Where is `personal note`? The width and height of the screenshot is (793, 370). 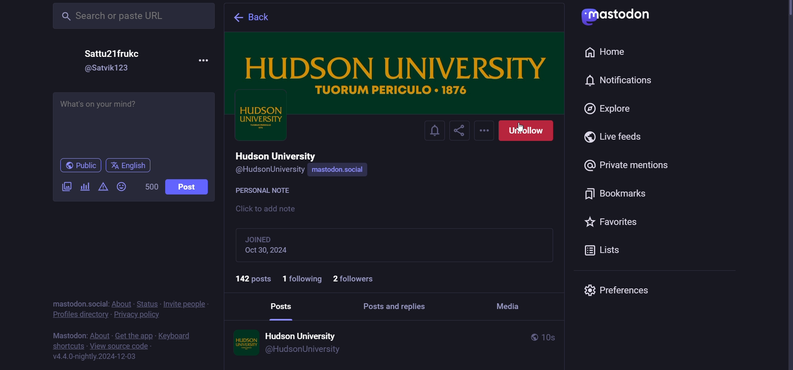 personal note is located at coordinates (265, 189).